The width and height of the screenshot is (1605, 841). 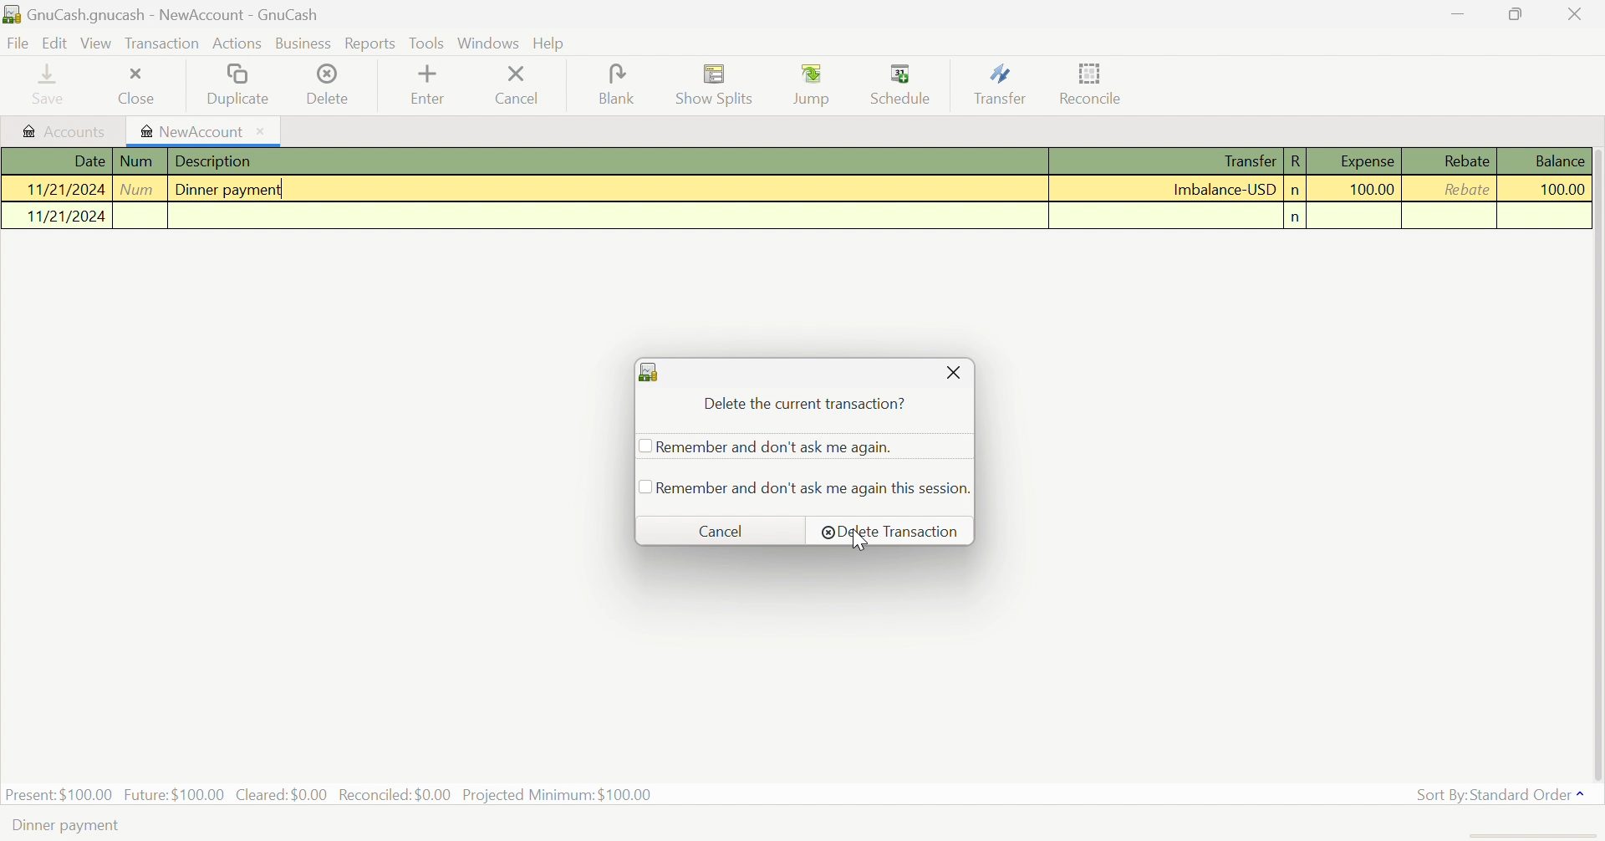 I want to click on scroll bar, so click(x=1595, y=465).